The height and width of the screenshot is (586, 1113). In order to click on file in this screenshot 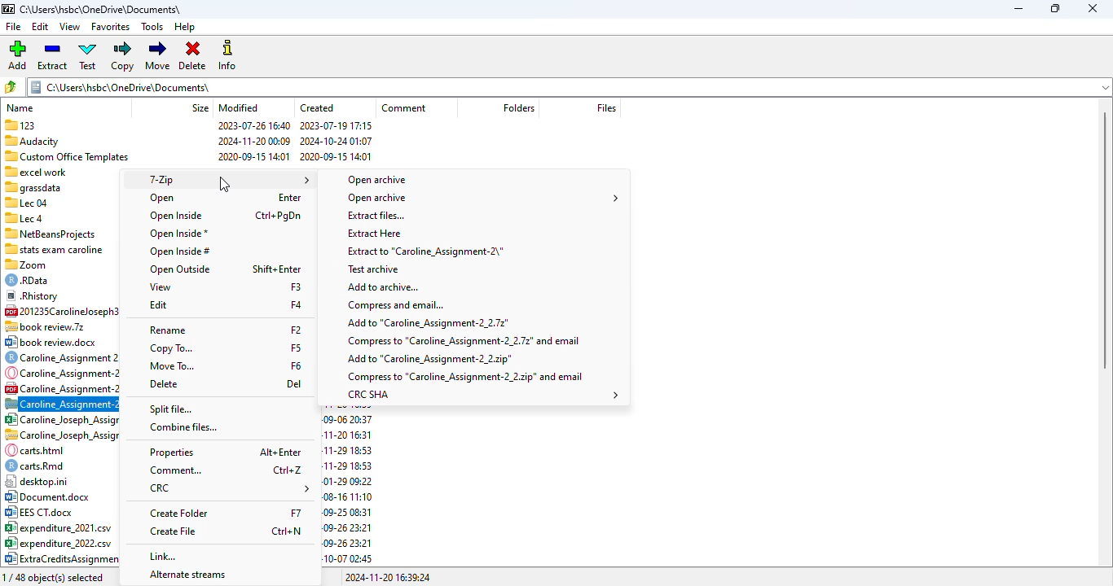, I will do `click(14, 26)`.